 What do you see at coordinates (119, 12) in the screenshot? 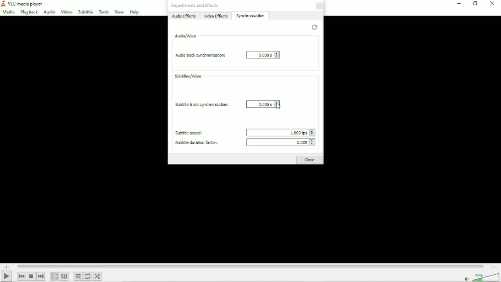
I see `View` at bounding box center [119, 12].